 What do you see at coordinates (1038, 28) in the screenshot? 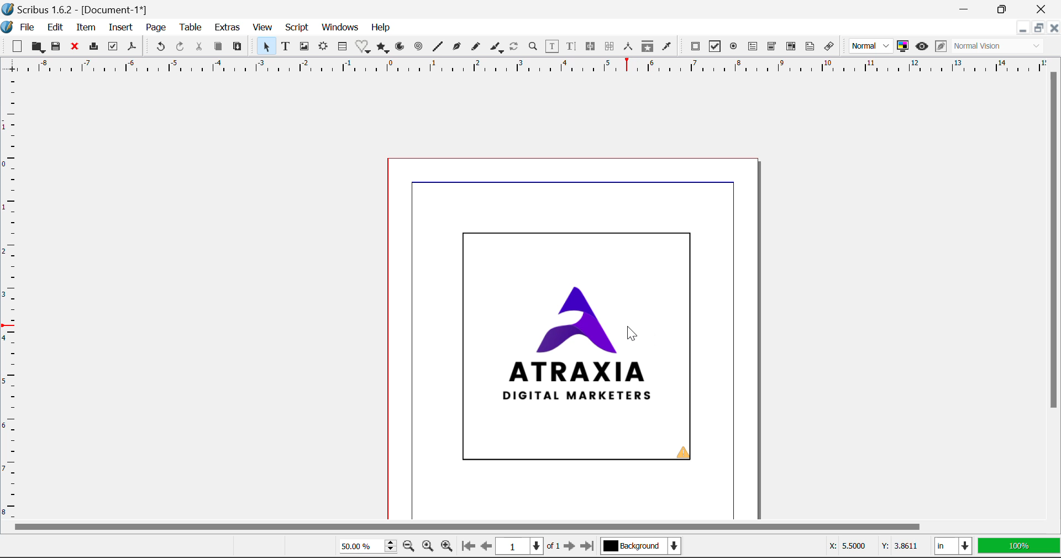
I see `Minimize` at bounding box center [1038, 28].